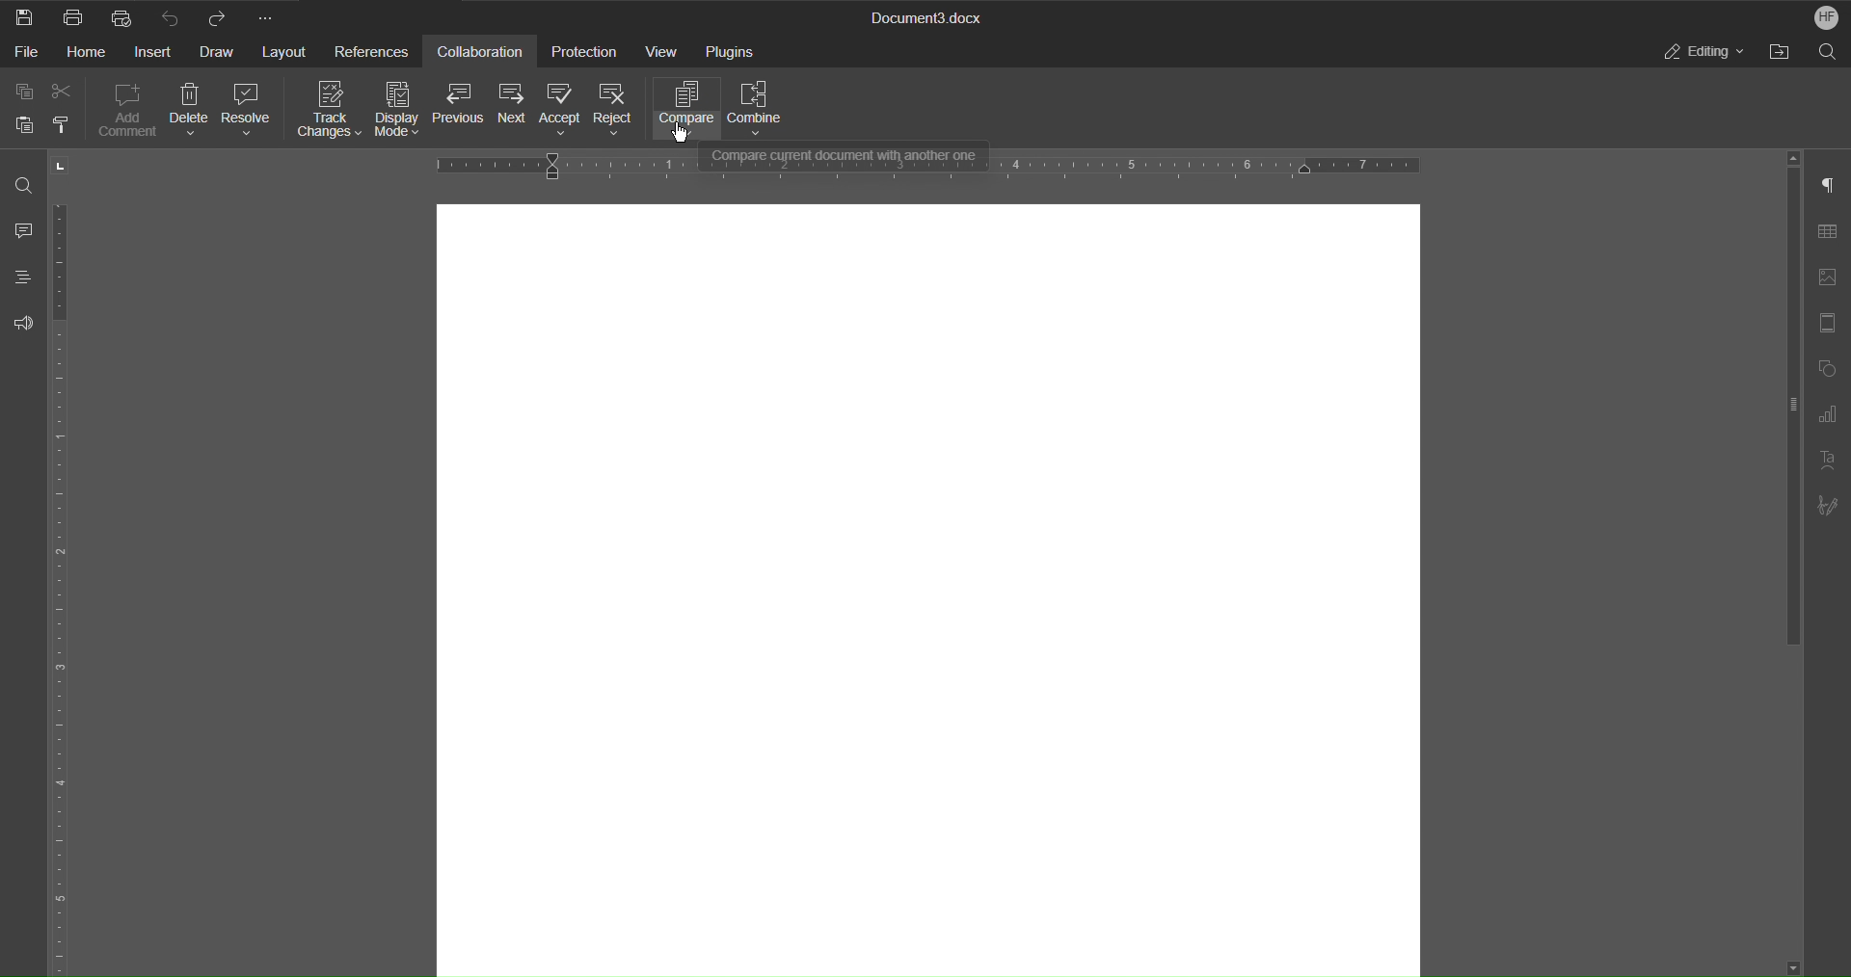 The height and width of the screenshot is (977, 1851). I want to click on Copy Style, so click(68, 123).